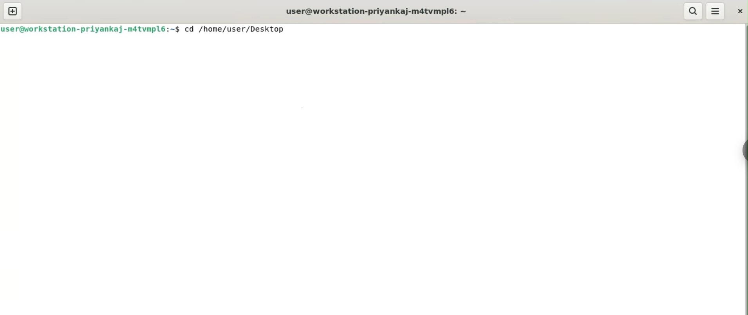 The width and height of the screenshot is (748, 315). What do you see at coordinates (235, 30) in the screenshot?
I see `cd/home/user/desktop` at bounding box center [235, 30].